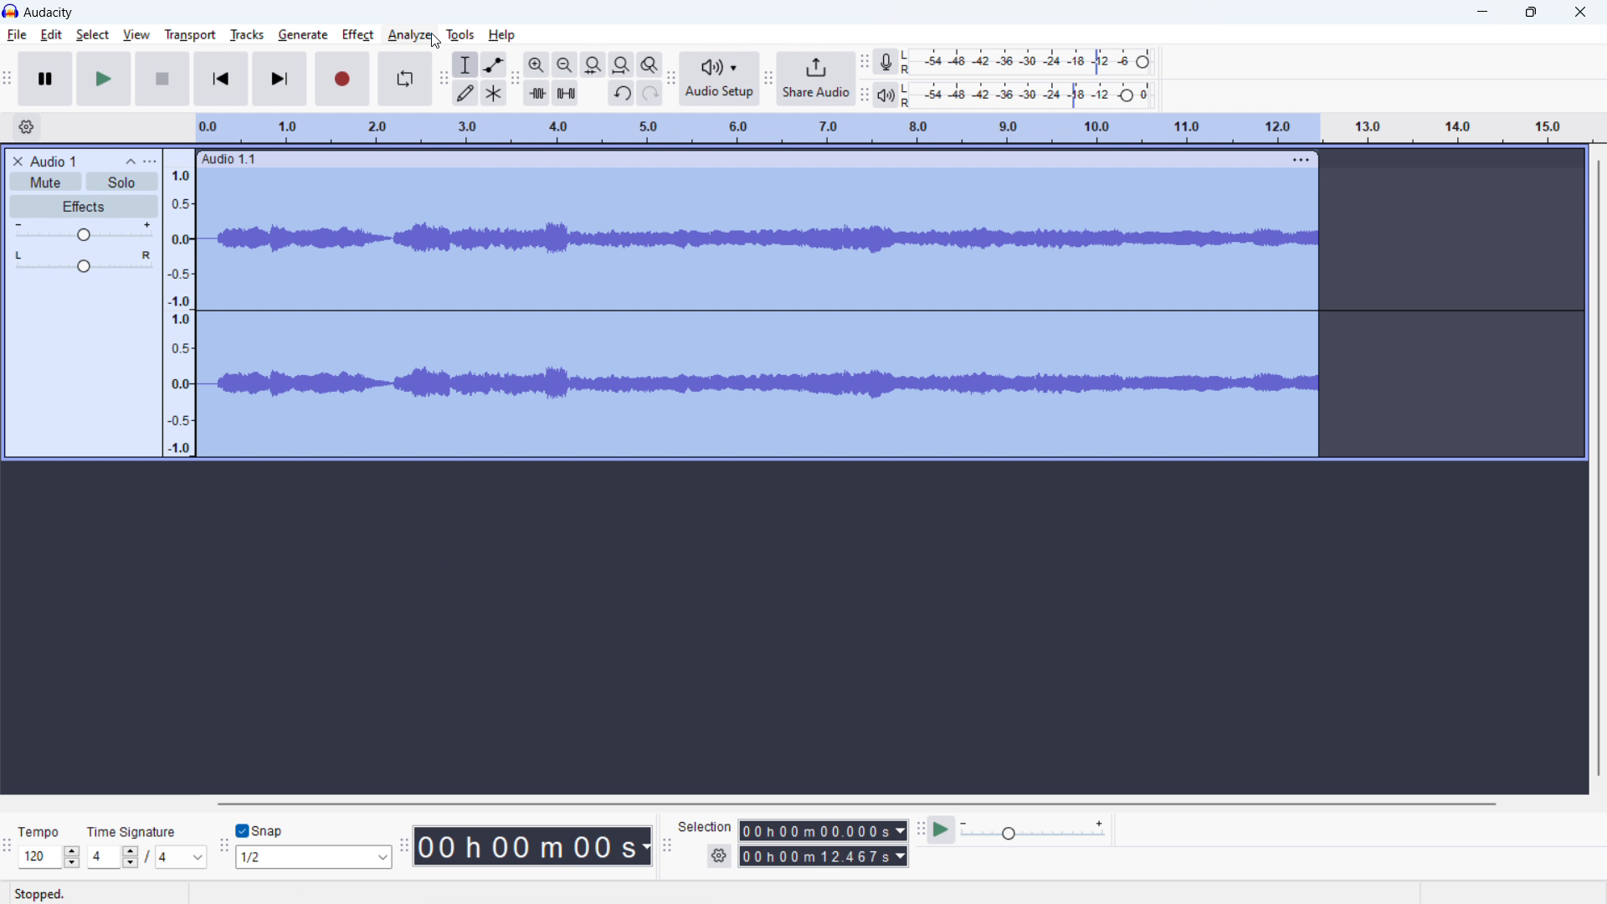 Image resolution: width=1607 pixels, height=904 pixels. What do you see at coordinates (42, 894) in the screenshot?
I see `Stopped` at bounding box center [42, 894].